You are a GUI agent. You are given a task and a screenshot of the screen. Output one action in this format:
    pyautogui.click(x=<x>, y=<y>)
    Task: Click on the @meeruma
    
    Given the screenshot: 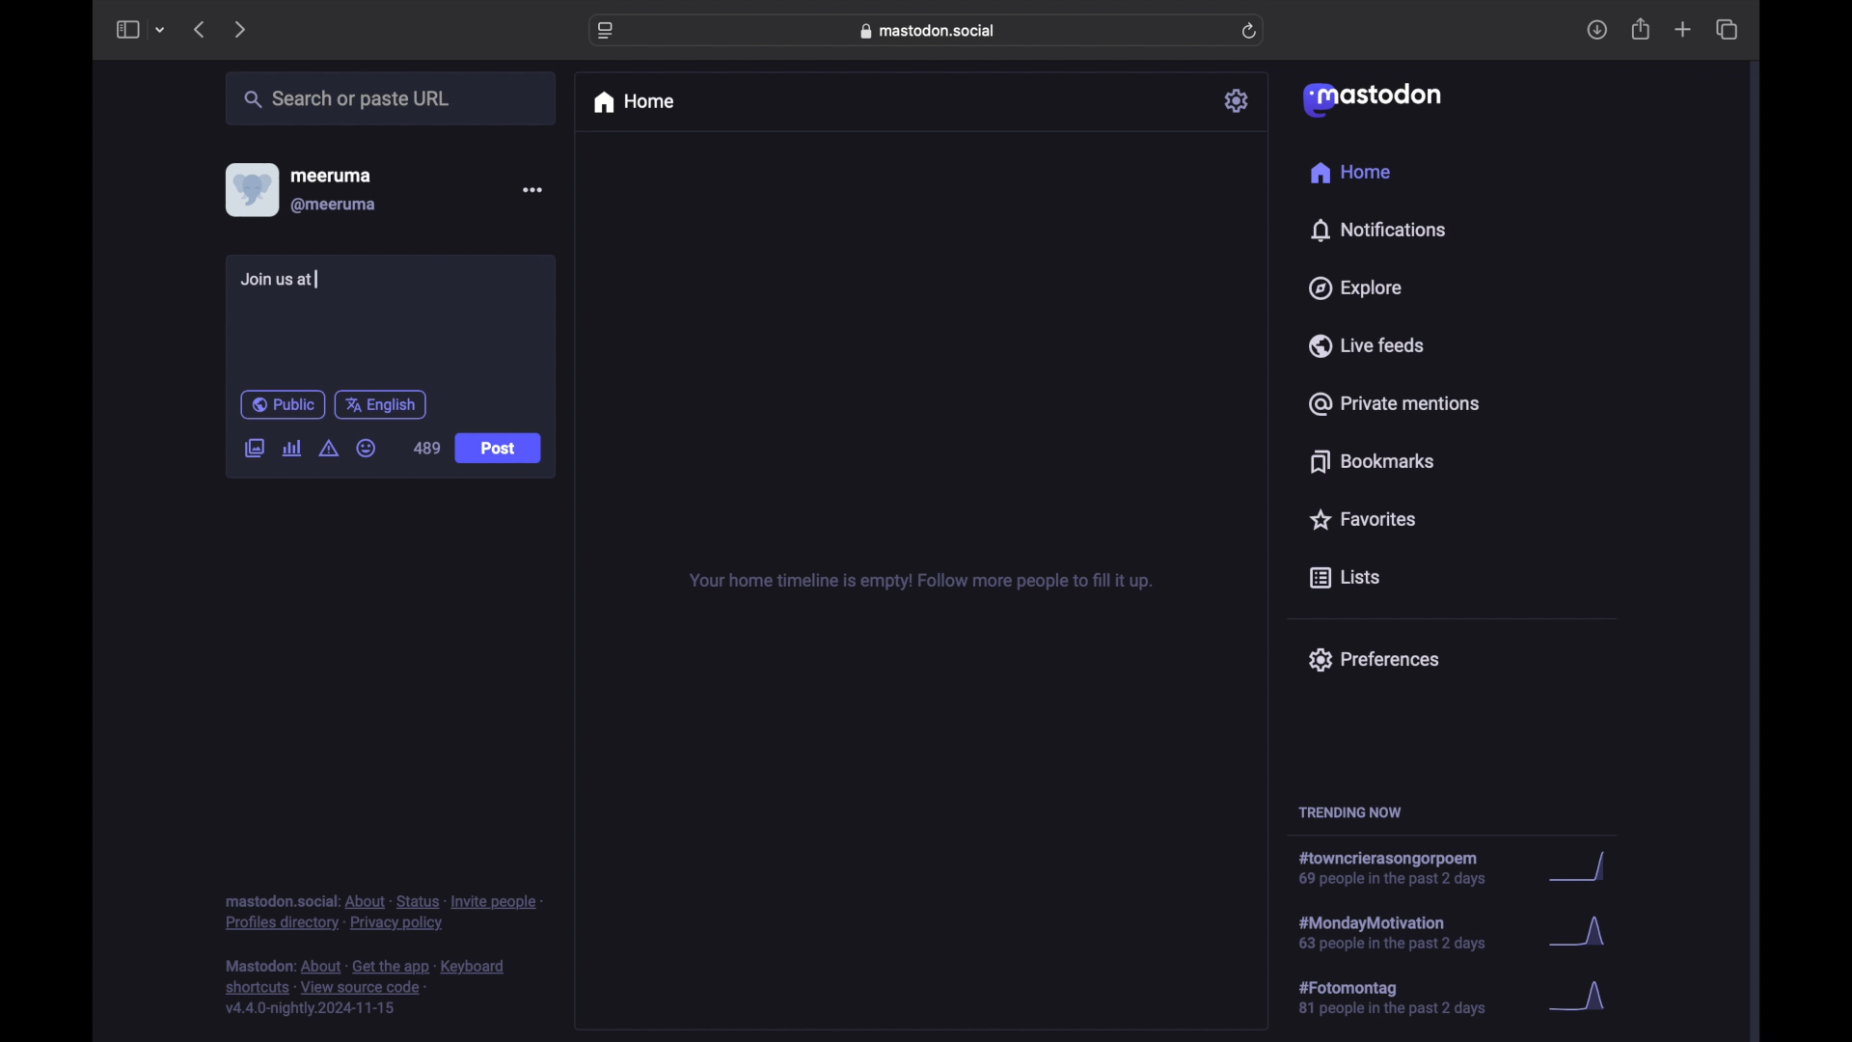 What is the action you would take?
    pyautogui.click(x=334, y=206)
    